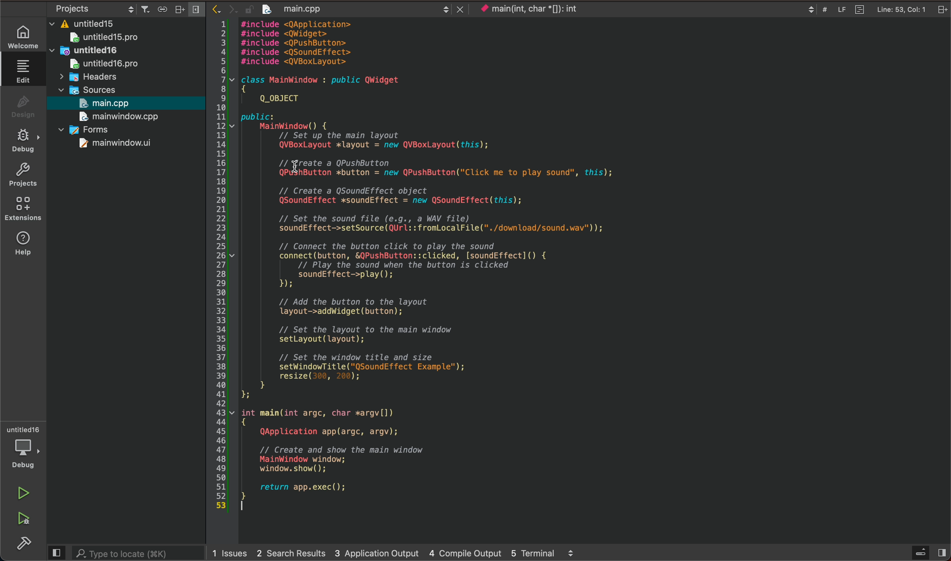 This screenshot has height=561, width=951. What do you see at coordinates (926, 553) in the screenshot?
I see `open sidebar` at bounding box center [926, 553].